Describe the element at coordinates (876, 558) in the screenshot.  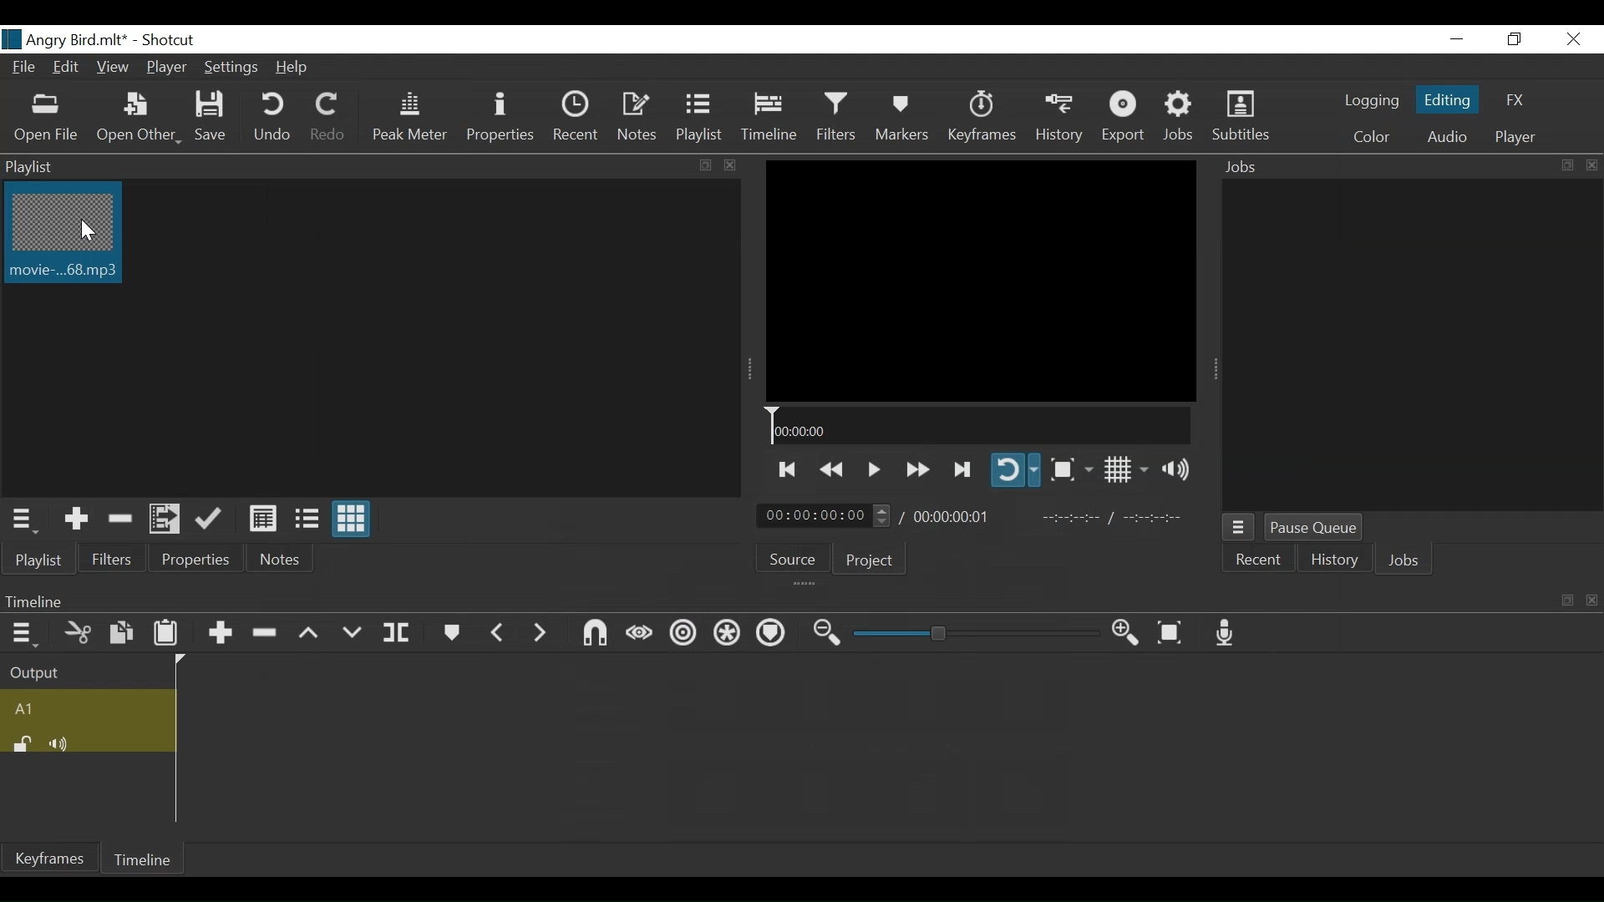
I see `Project` at that location.